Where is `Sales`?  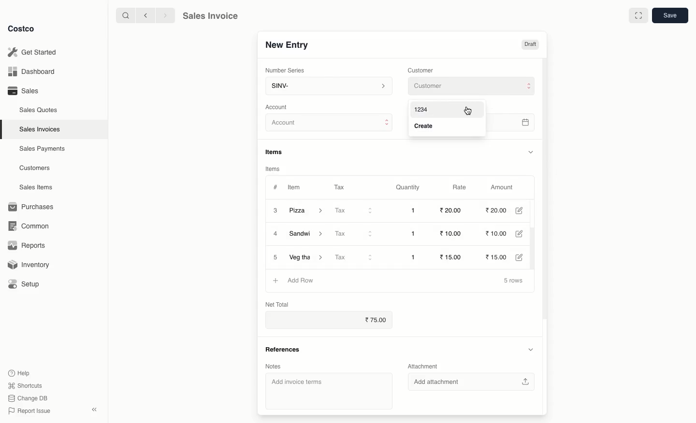
Sales is located at coordinates (23, 91).